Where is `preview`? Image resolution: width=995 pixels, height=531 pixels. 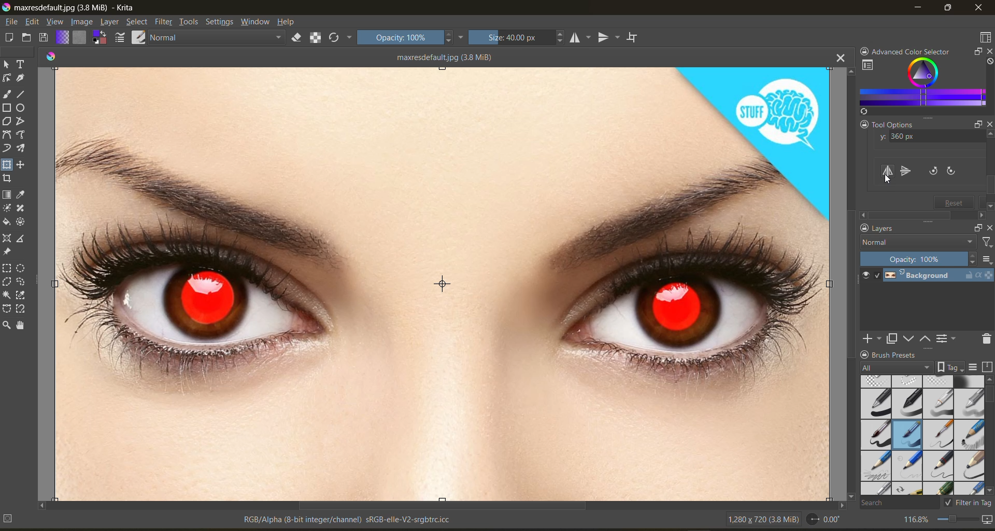 preview is located at coordinates (867, 276).